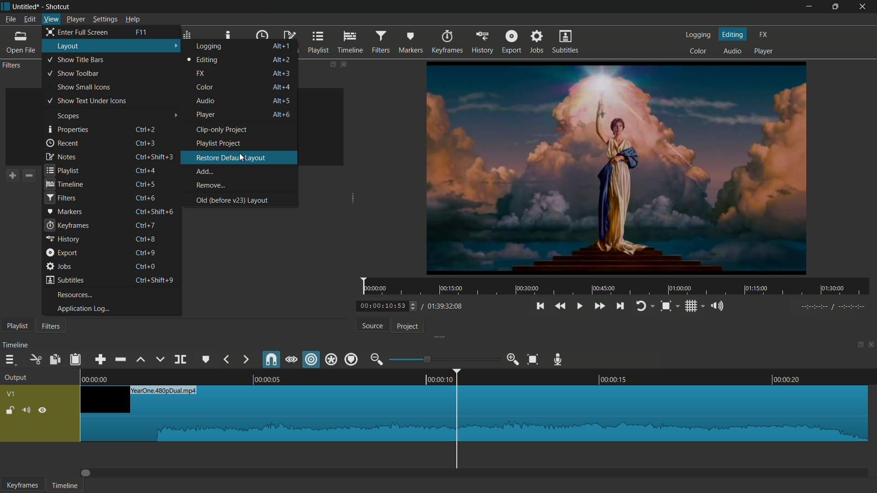 Image resolution: width=877 pixels, height=493 pixels. What do you see at coordinates (210, 46) in the screenshot?
I see `logging` at bounding box center [210, 46].